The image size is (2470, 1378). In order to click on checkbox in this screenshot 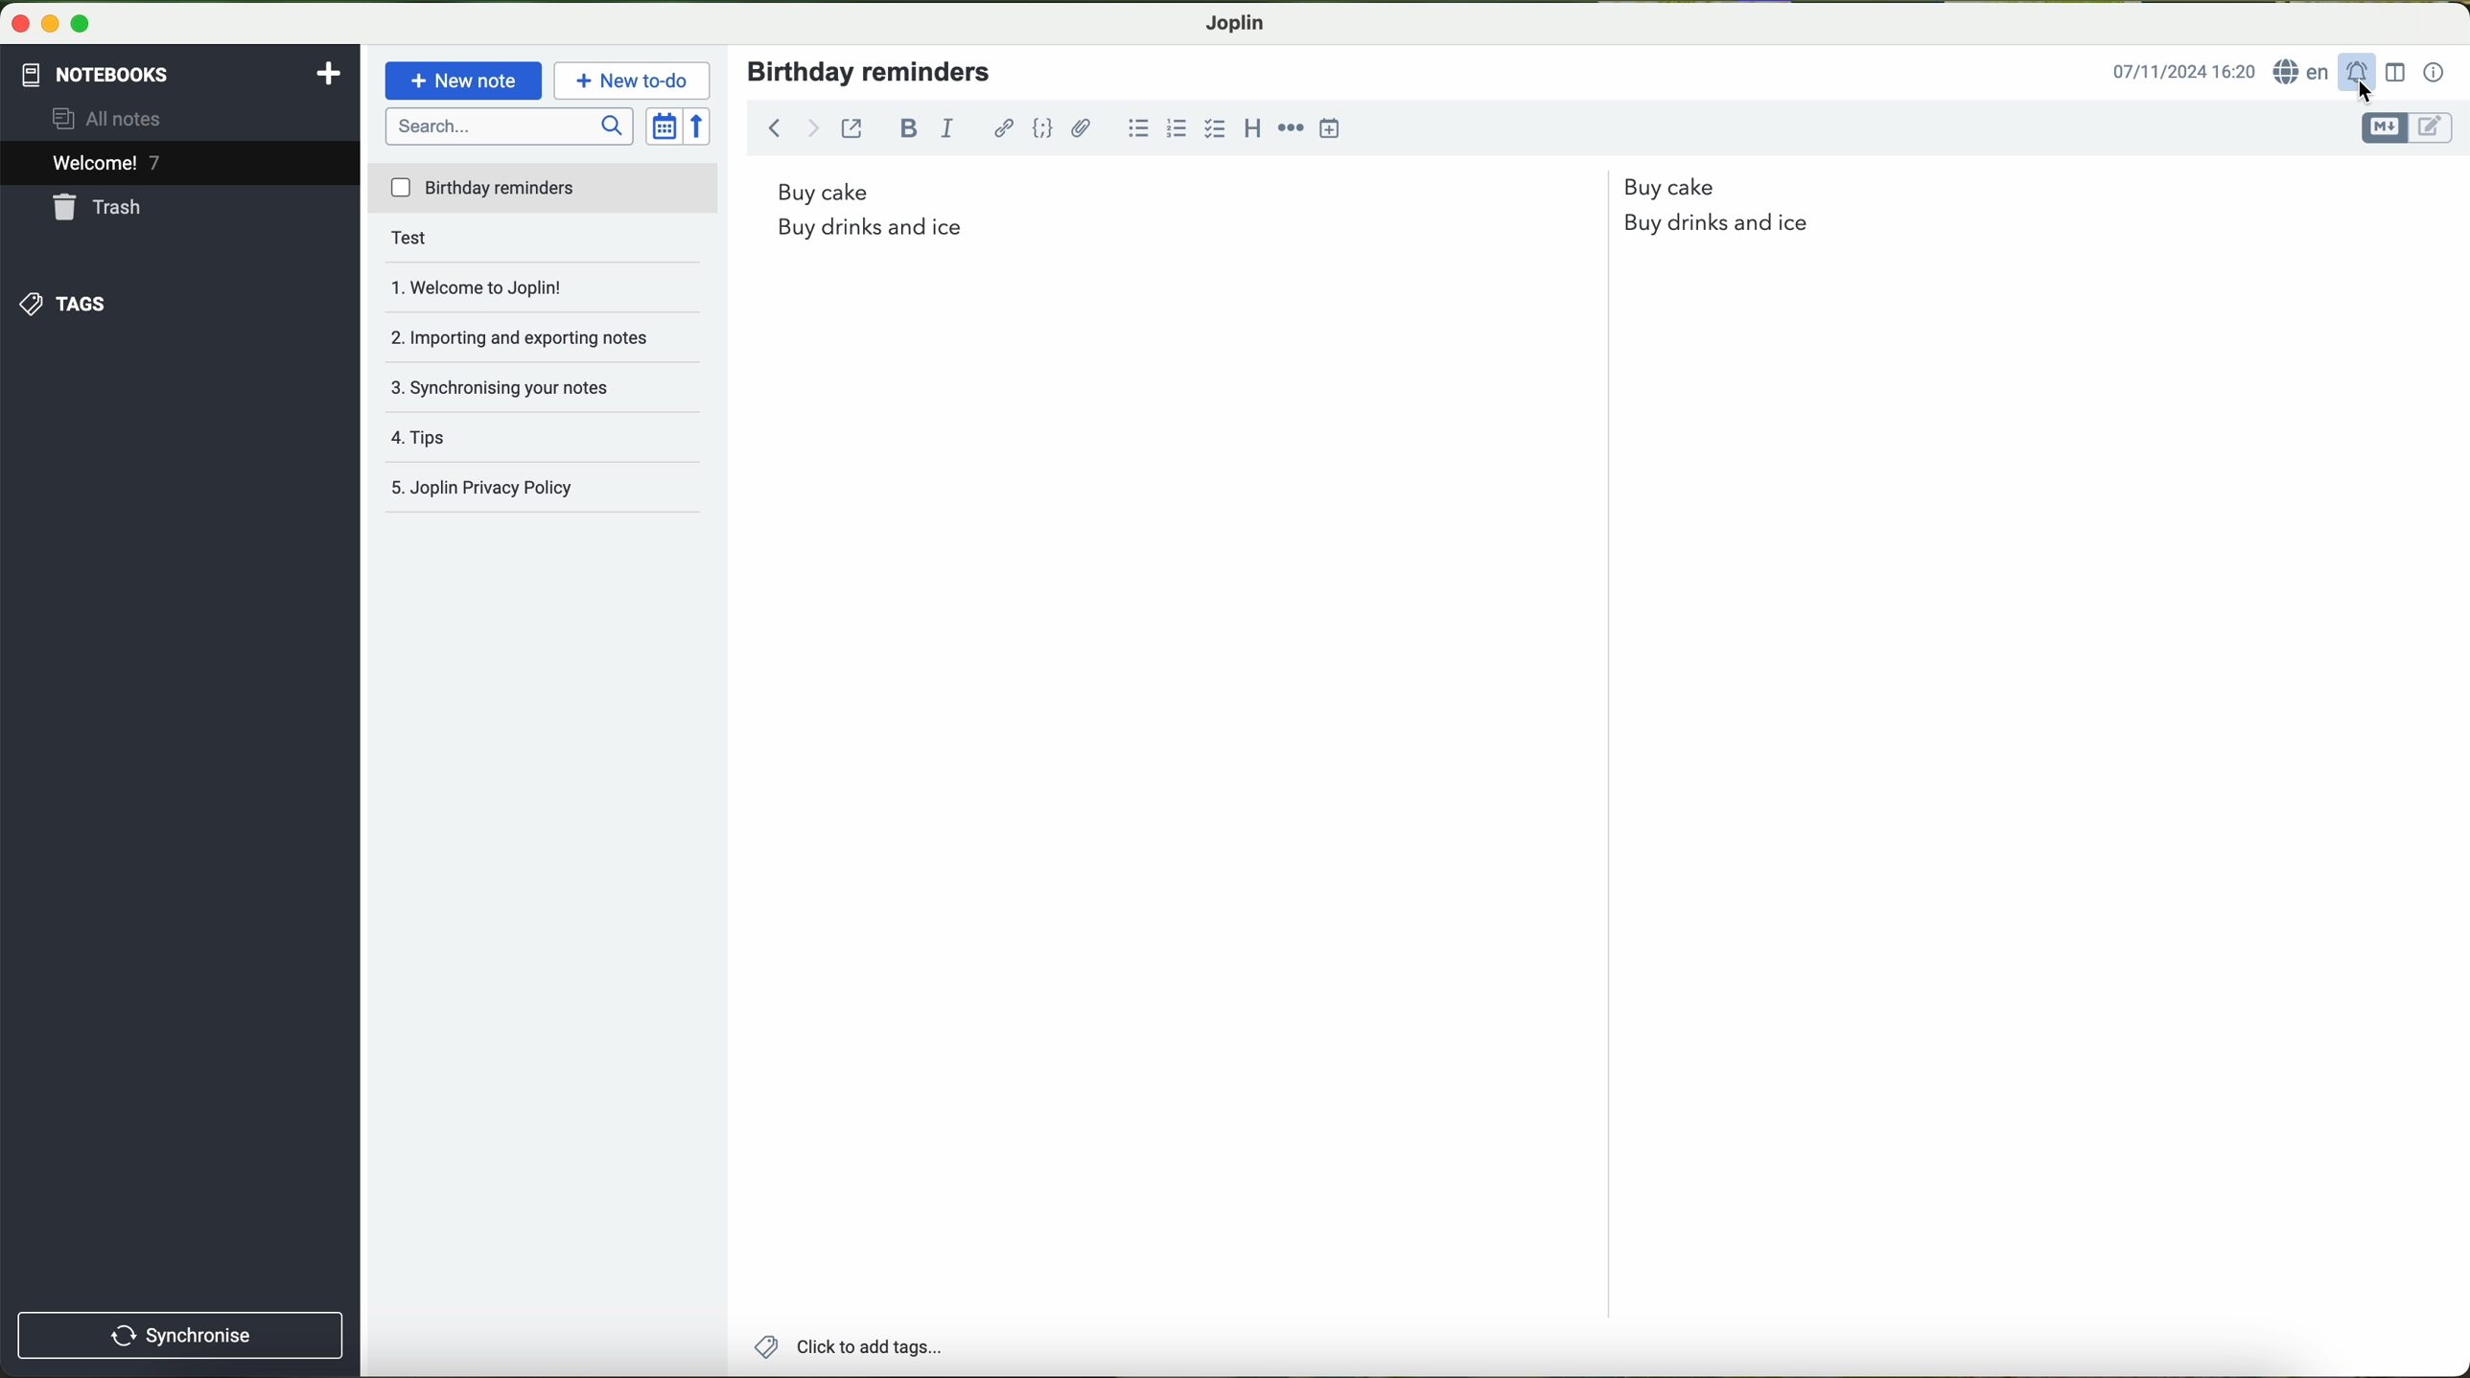, I will do `click(1214, 127)`.